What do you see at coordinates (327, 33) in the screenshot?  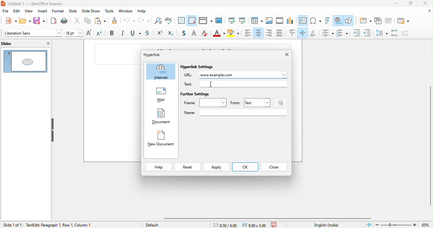 I see `toggle unordered list` at bounding box center [327, 33].